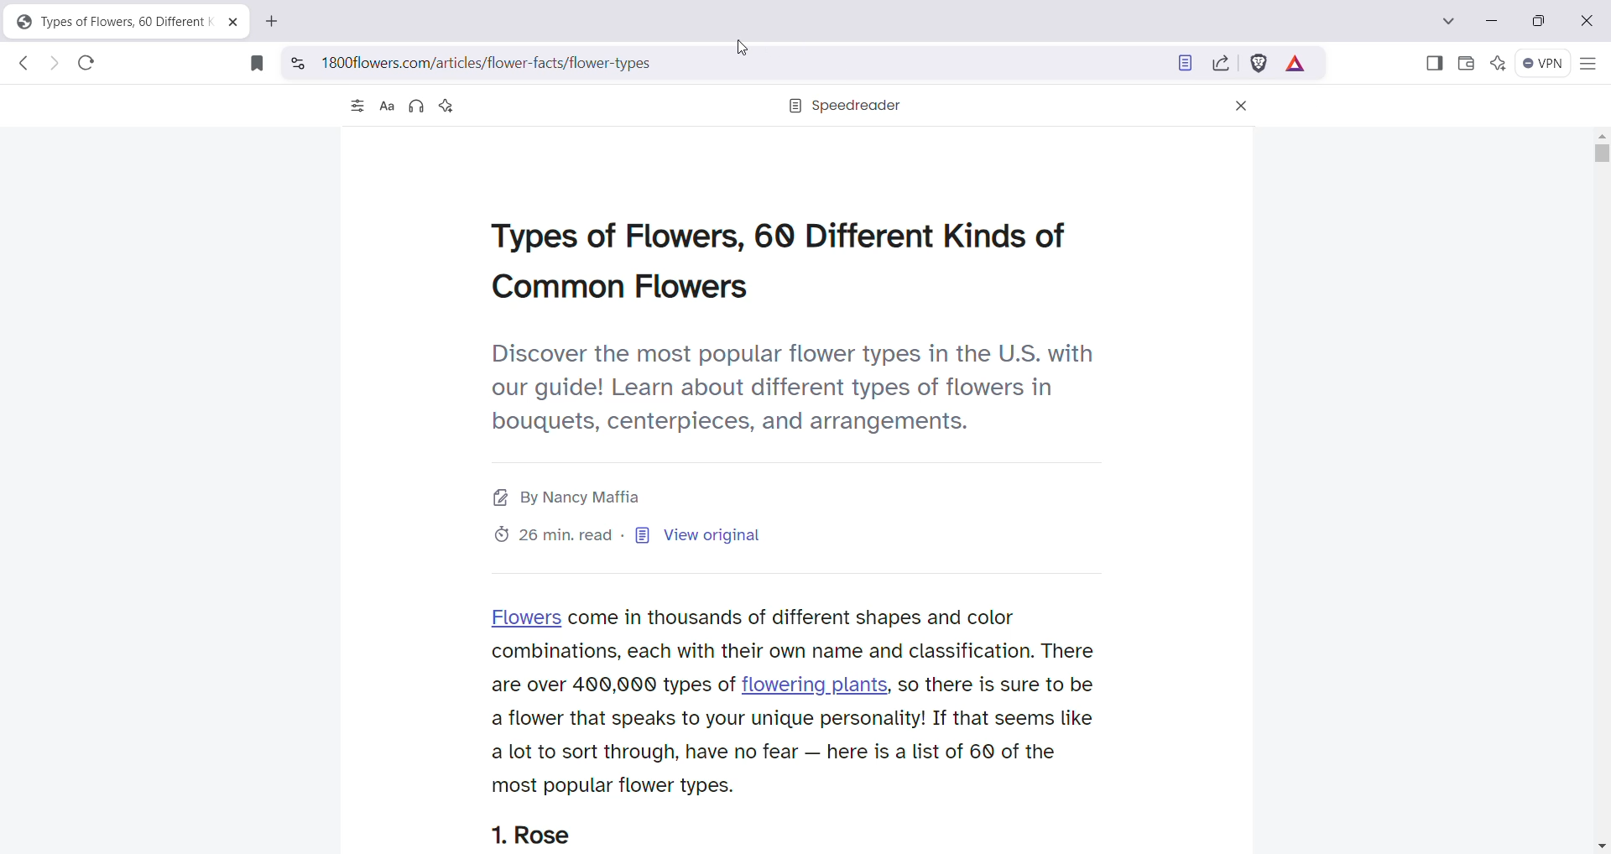 This screenshot has width=1611, height=854. What do you see at coordinates (87, 64) in the screenshot?
I see `Reload this page` at bounding box center [87, 64].